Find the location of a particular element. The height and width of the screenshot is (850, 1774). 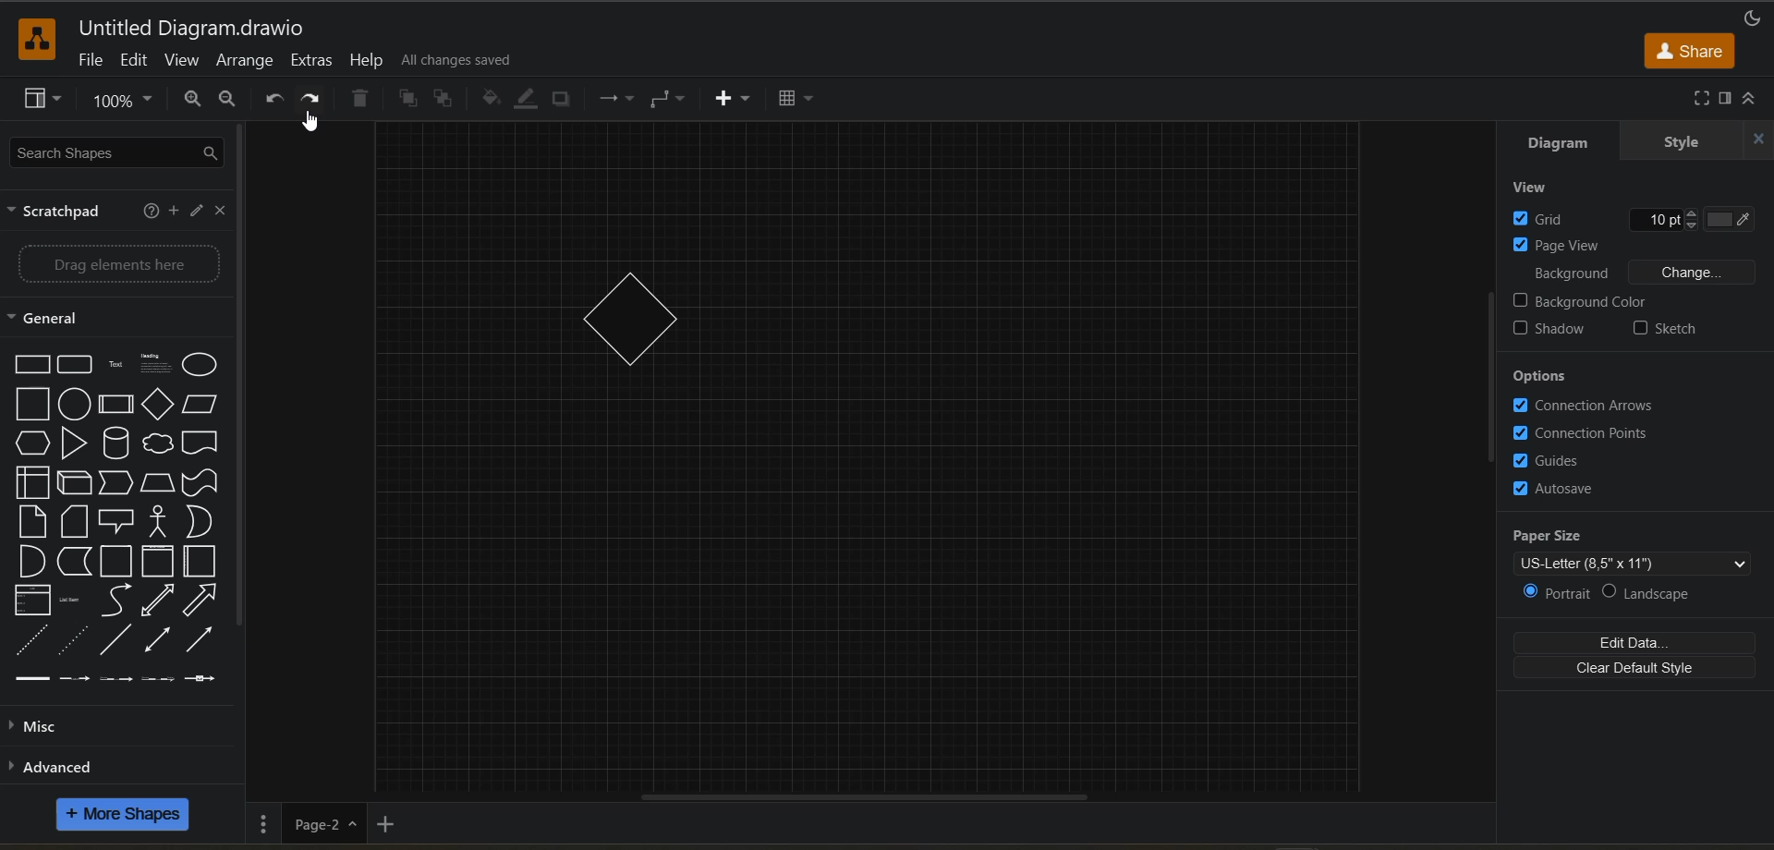

zoom is located at coordinates (126, 100).